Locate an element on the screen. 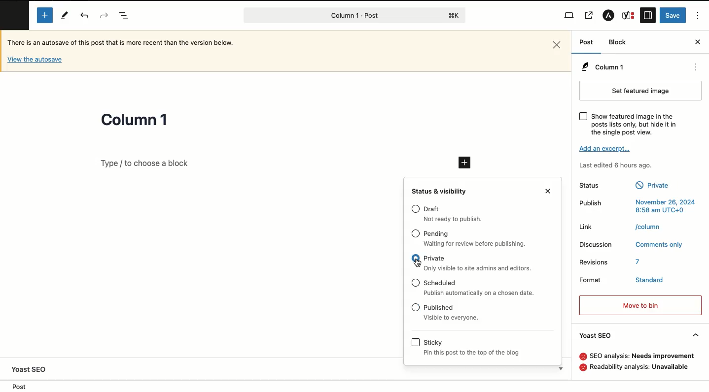 The height and width of the screenshot is (392, 709). Checkbox is located at coordinates (416, 233).